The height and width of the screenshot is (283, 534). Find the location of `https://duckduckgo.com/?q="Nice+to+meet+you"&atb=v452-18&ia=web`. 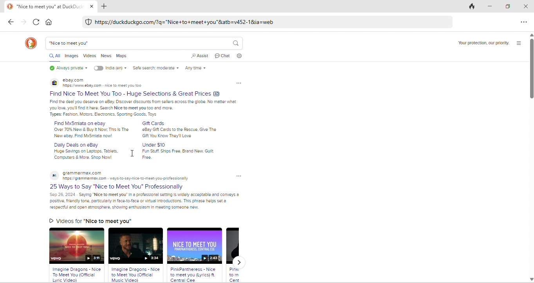

https://duckduckgo.com/?q="Nice+to+meet+you"&atb=v452-18&ia=web is located at coordinates (185, 22).